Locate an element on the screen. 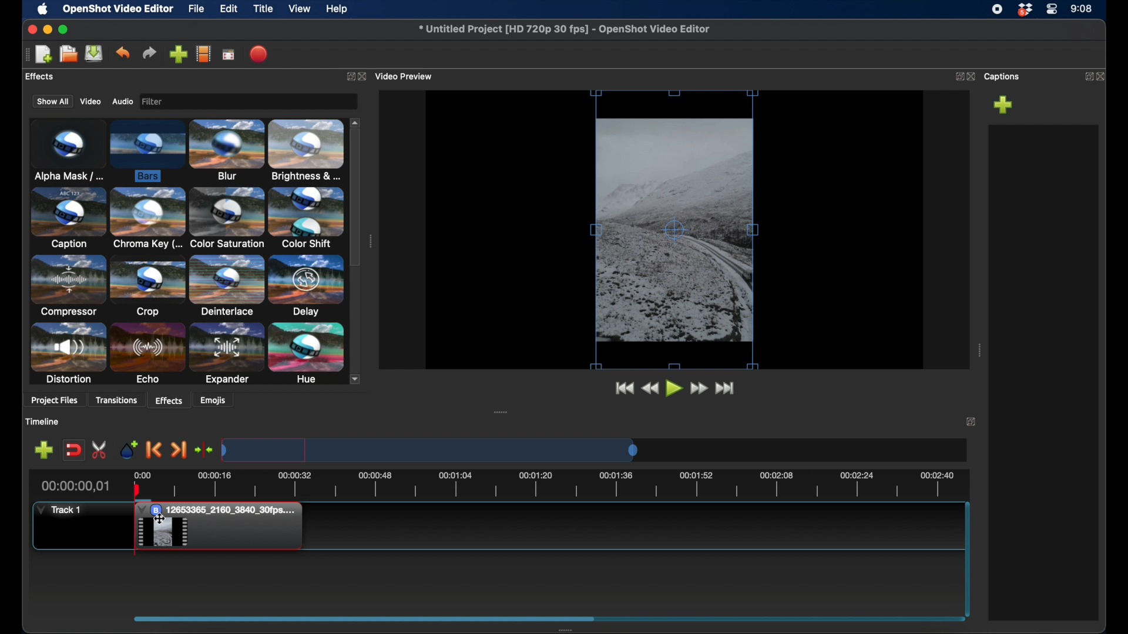 The image size is (1128, 634). scroll box is located at coordinates (363, 619).